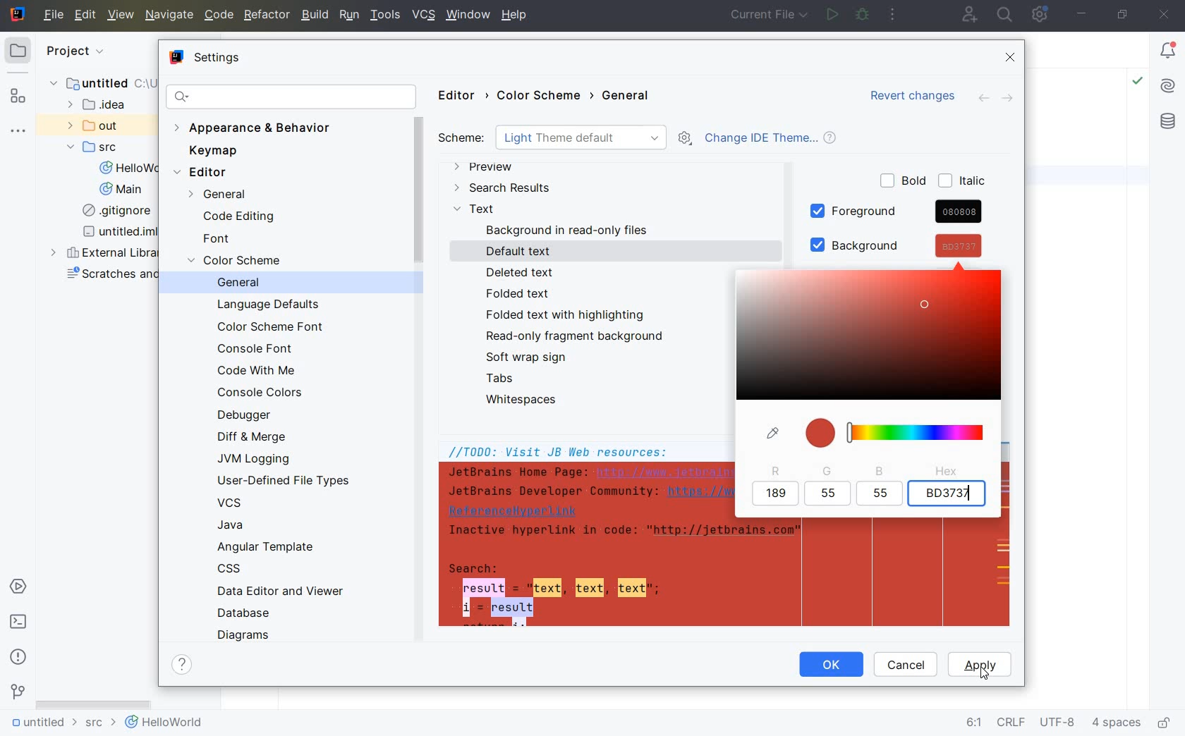 This screenshot has width=1185, height=736. Describe the element at coordinates (350, 16) in the screenshot. I see `RUN` at that location.